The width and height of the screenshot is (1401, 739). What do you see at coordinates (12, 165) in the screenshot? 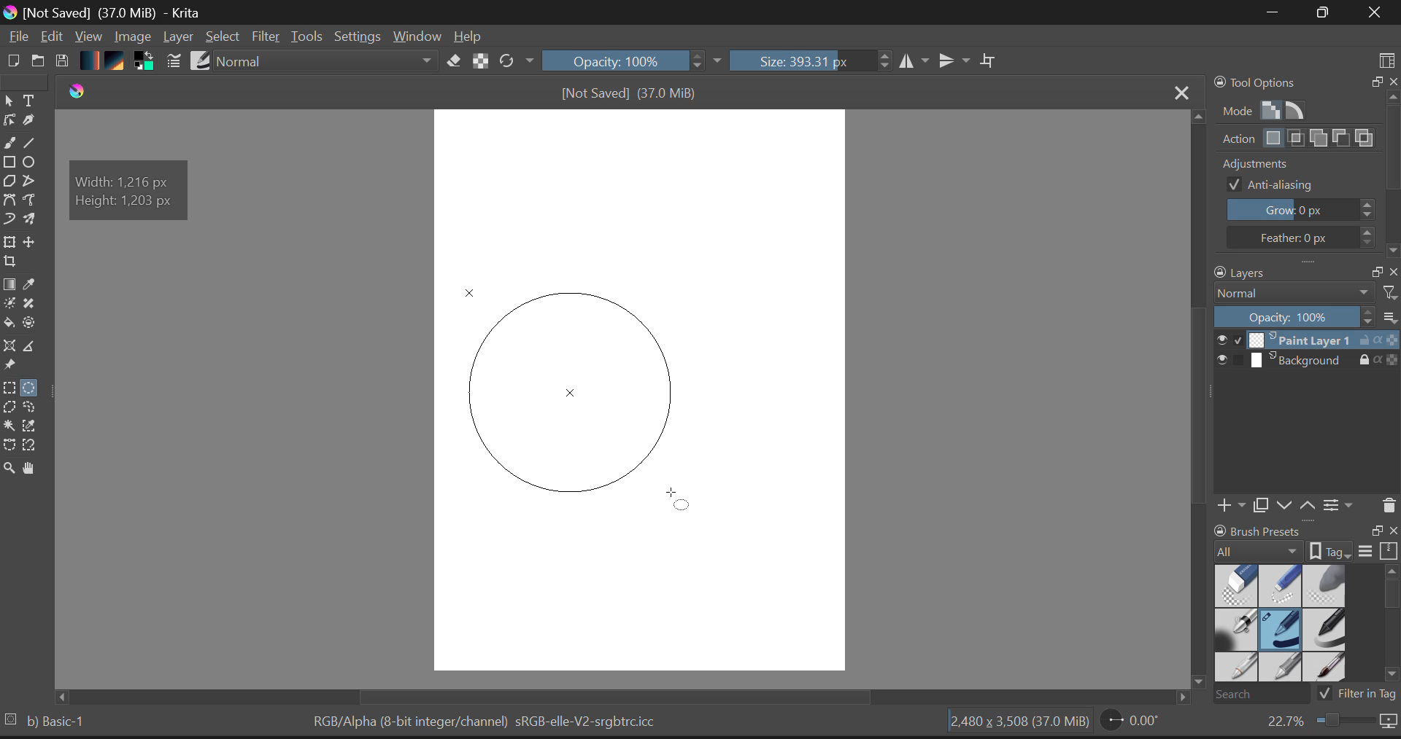
I see `Rectangle` at bounding box center [12, 165].